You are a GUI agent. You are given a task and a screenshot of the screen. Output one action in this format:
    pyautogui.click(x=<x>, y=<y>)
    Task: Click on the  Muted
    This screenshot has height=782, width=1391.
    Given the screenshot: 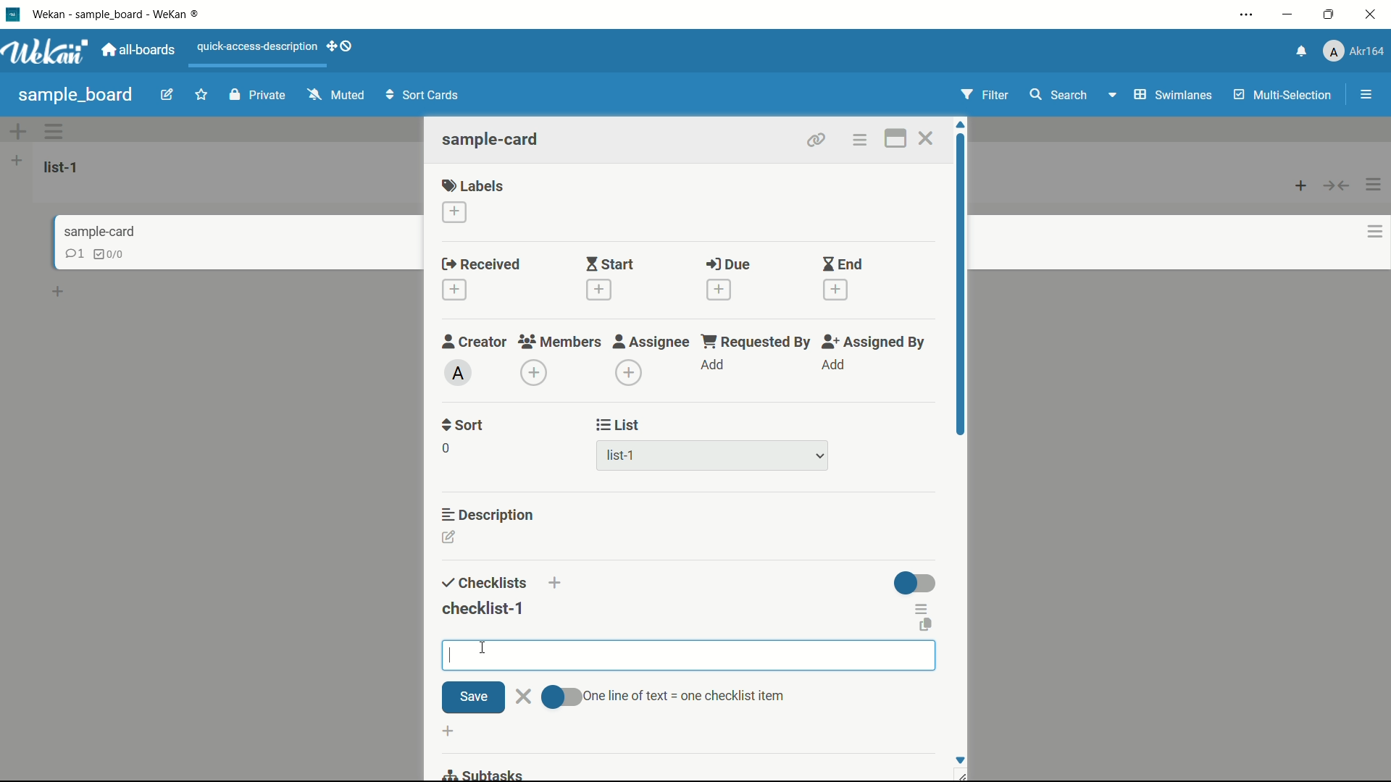 What is the action you would take?
    pyautogui.click(x=338, y=94)
    